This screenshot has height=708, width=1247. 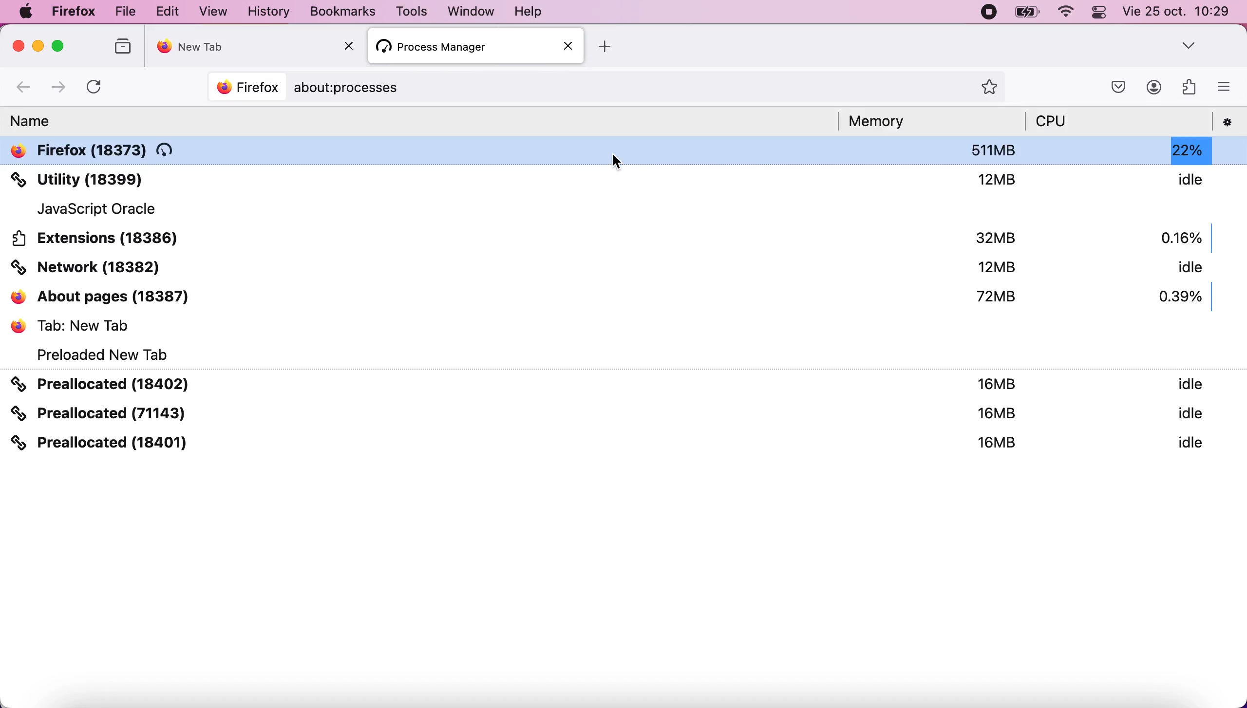 I want to click on More option, so click(x=1225, y=86).